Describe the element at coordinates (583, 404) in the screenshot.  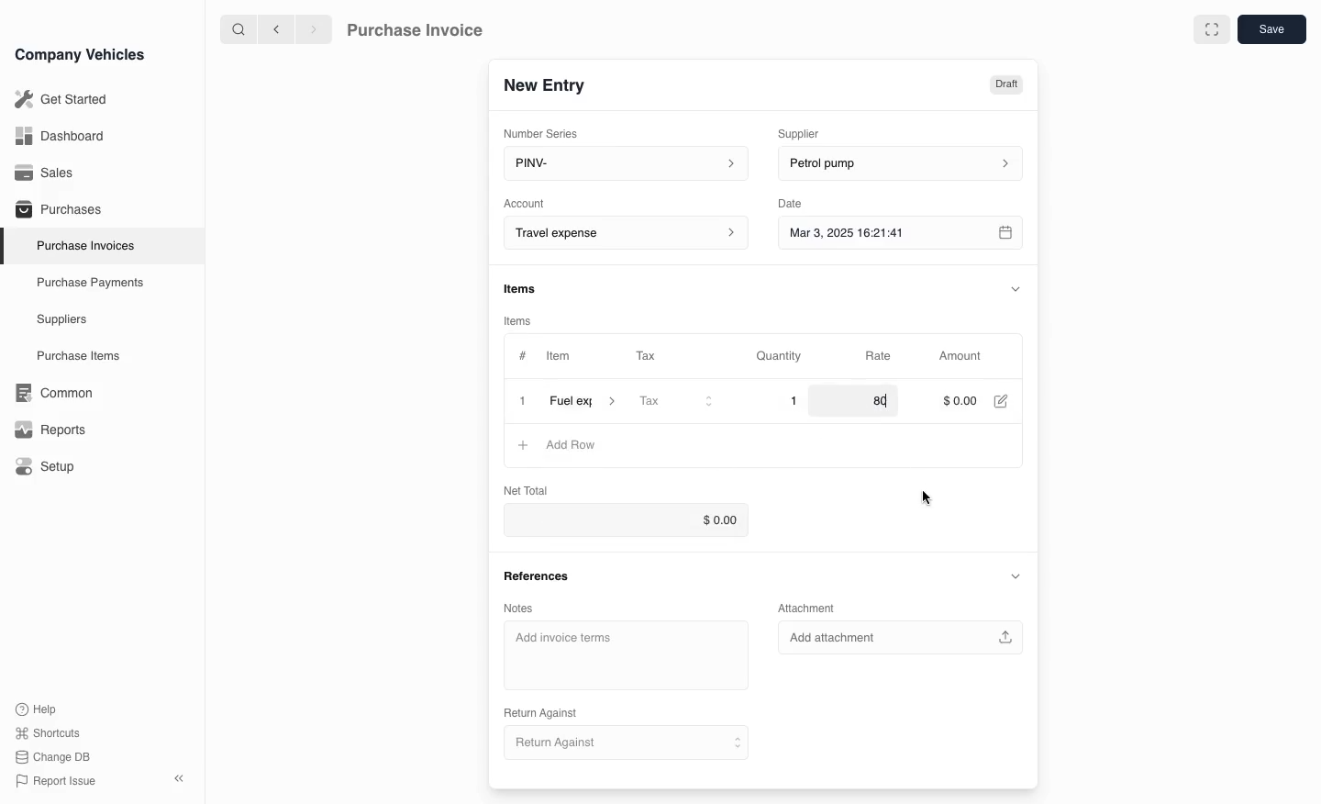
I see `item  ` at that location.